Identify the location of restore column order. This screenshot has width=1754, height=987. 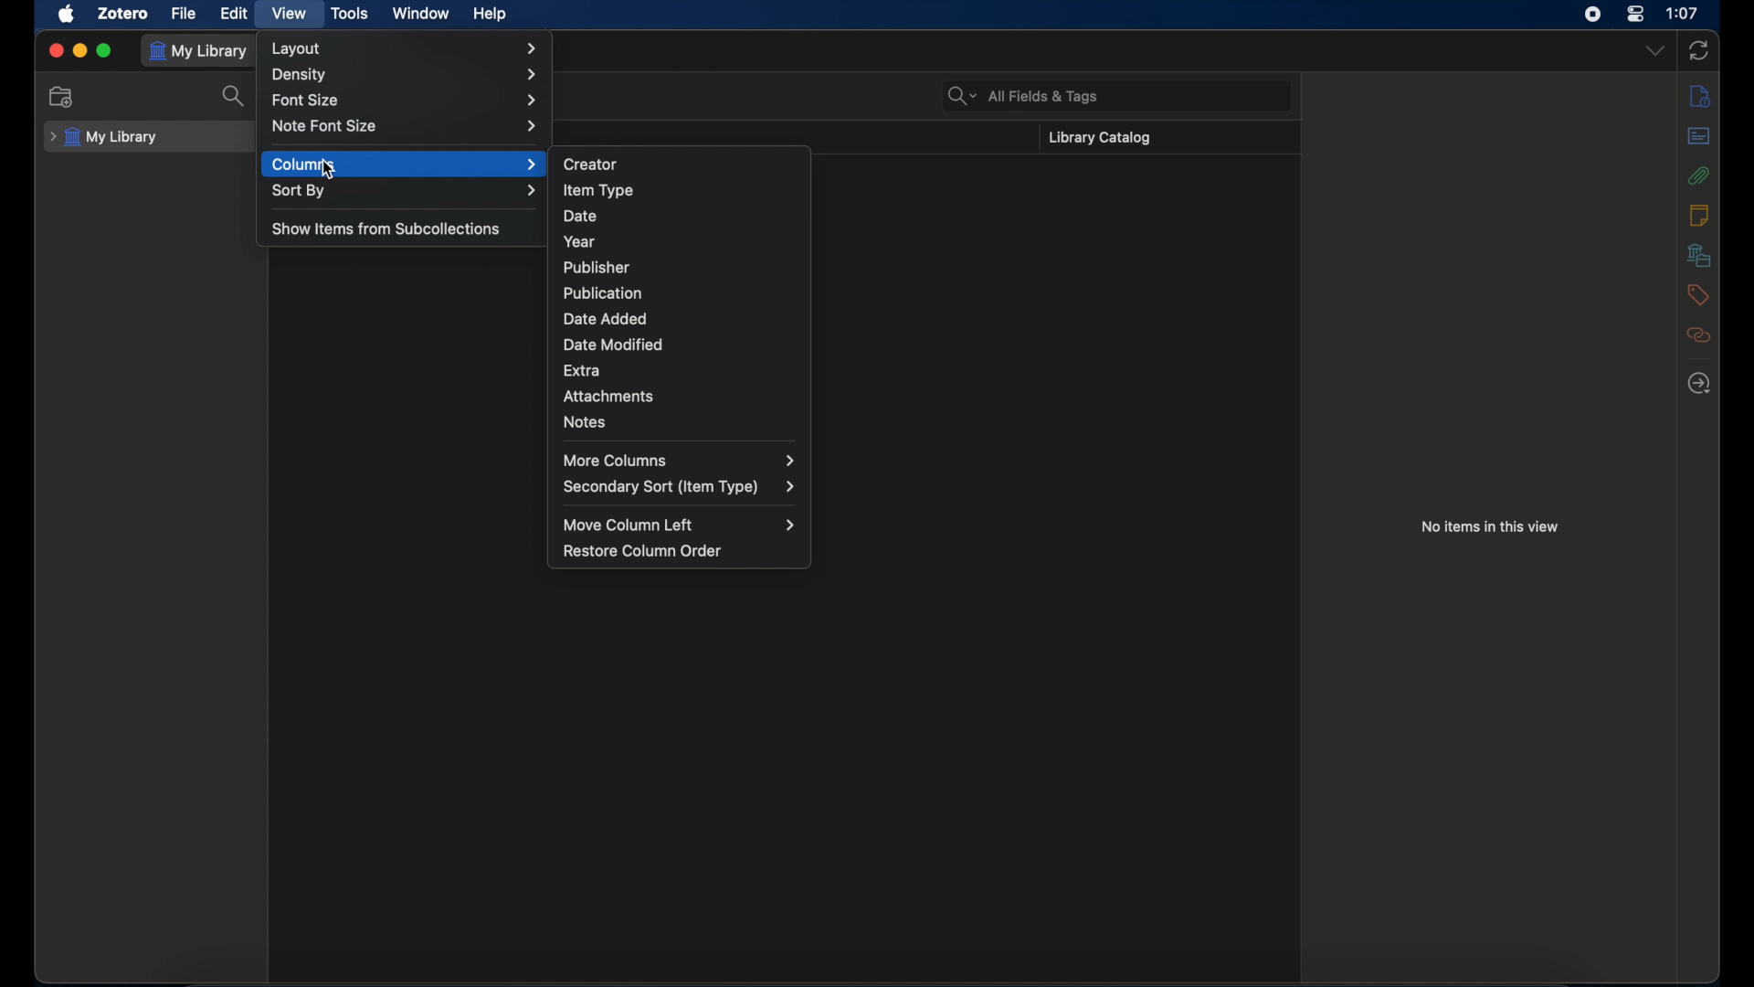
(642, 551).